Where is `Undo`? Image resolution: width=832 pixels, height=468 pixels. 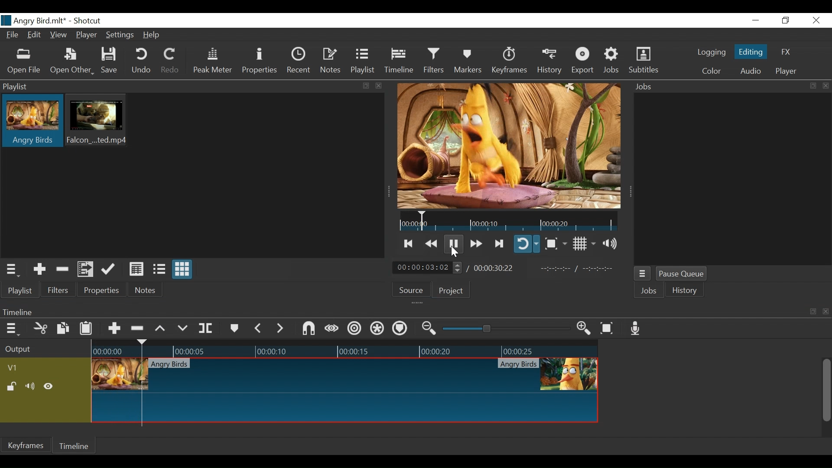 Undo is located at coordinates (142, 62).